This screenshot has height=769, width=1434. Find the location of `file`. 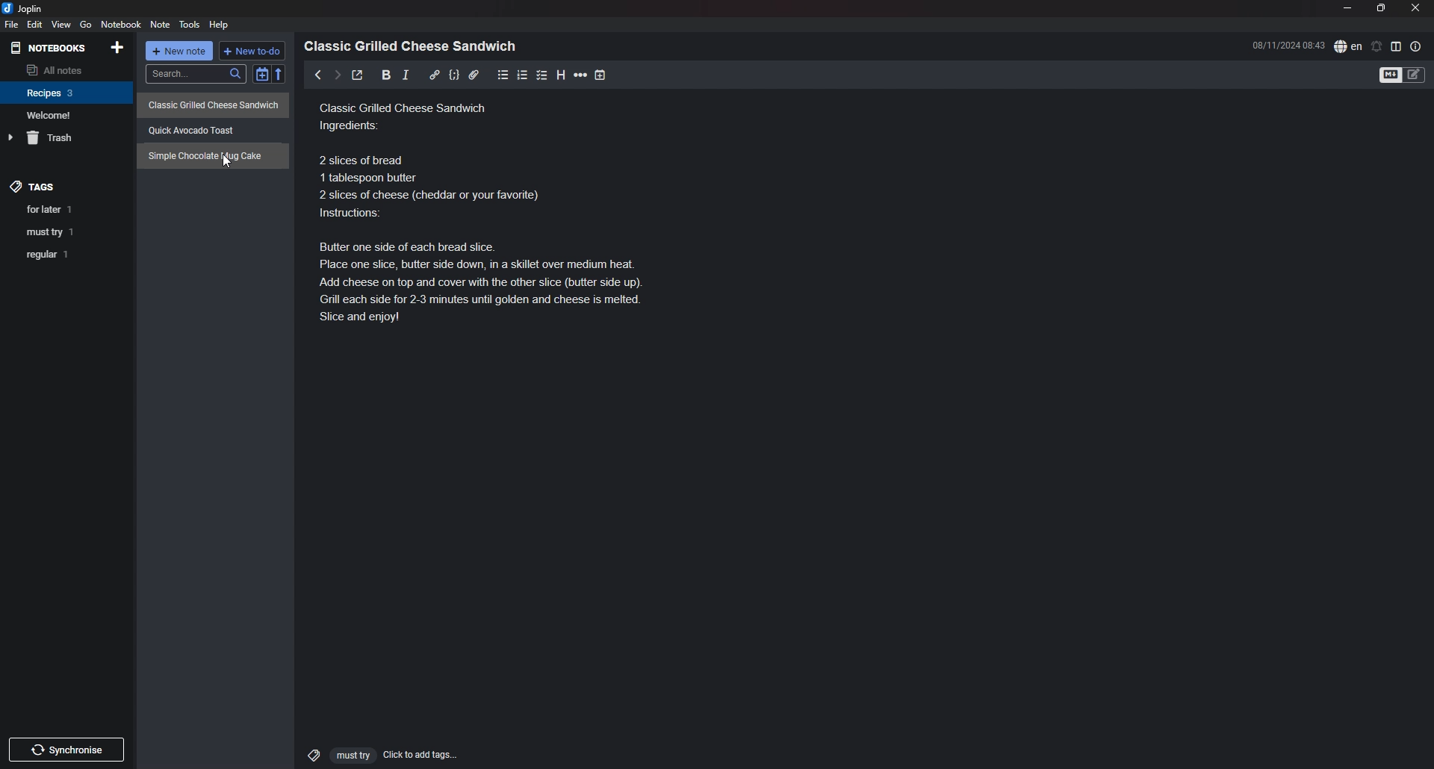

file is located at coordinates (10, 25).